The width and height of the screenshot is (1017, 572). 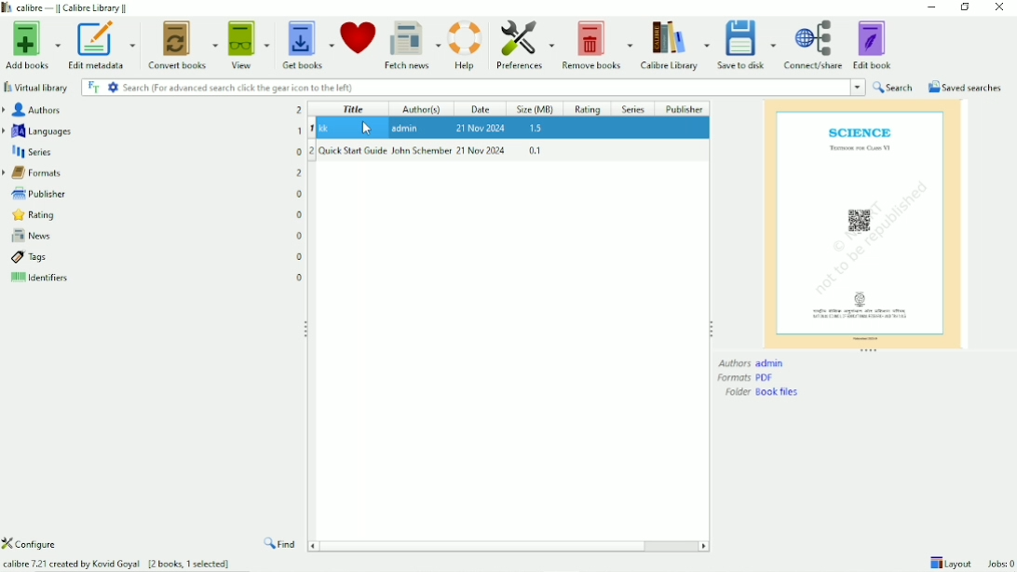 What do you see at coordinates (300, 110) in the screenshot?
I see `2` at bounding box center [300, 110].